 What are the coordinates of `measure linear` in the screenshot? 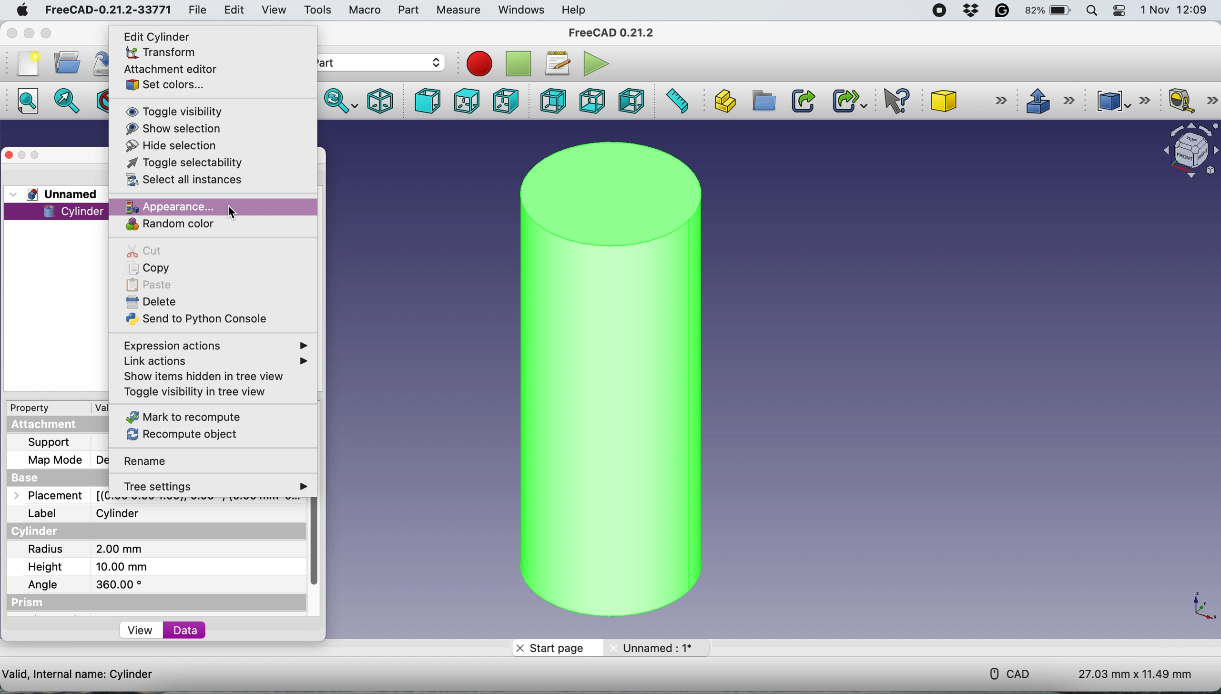 It's located at (1191, 102).